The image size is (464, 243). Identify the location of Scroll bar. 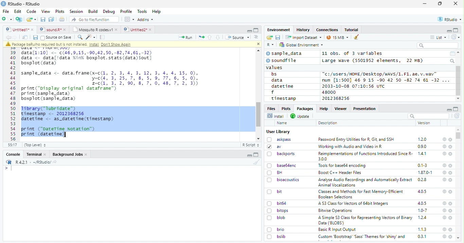
(459, 81).